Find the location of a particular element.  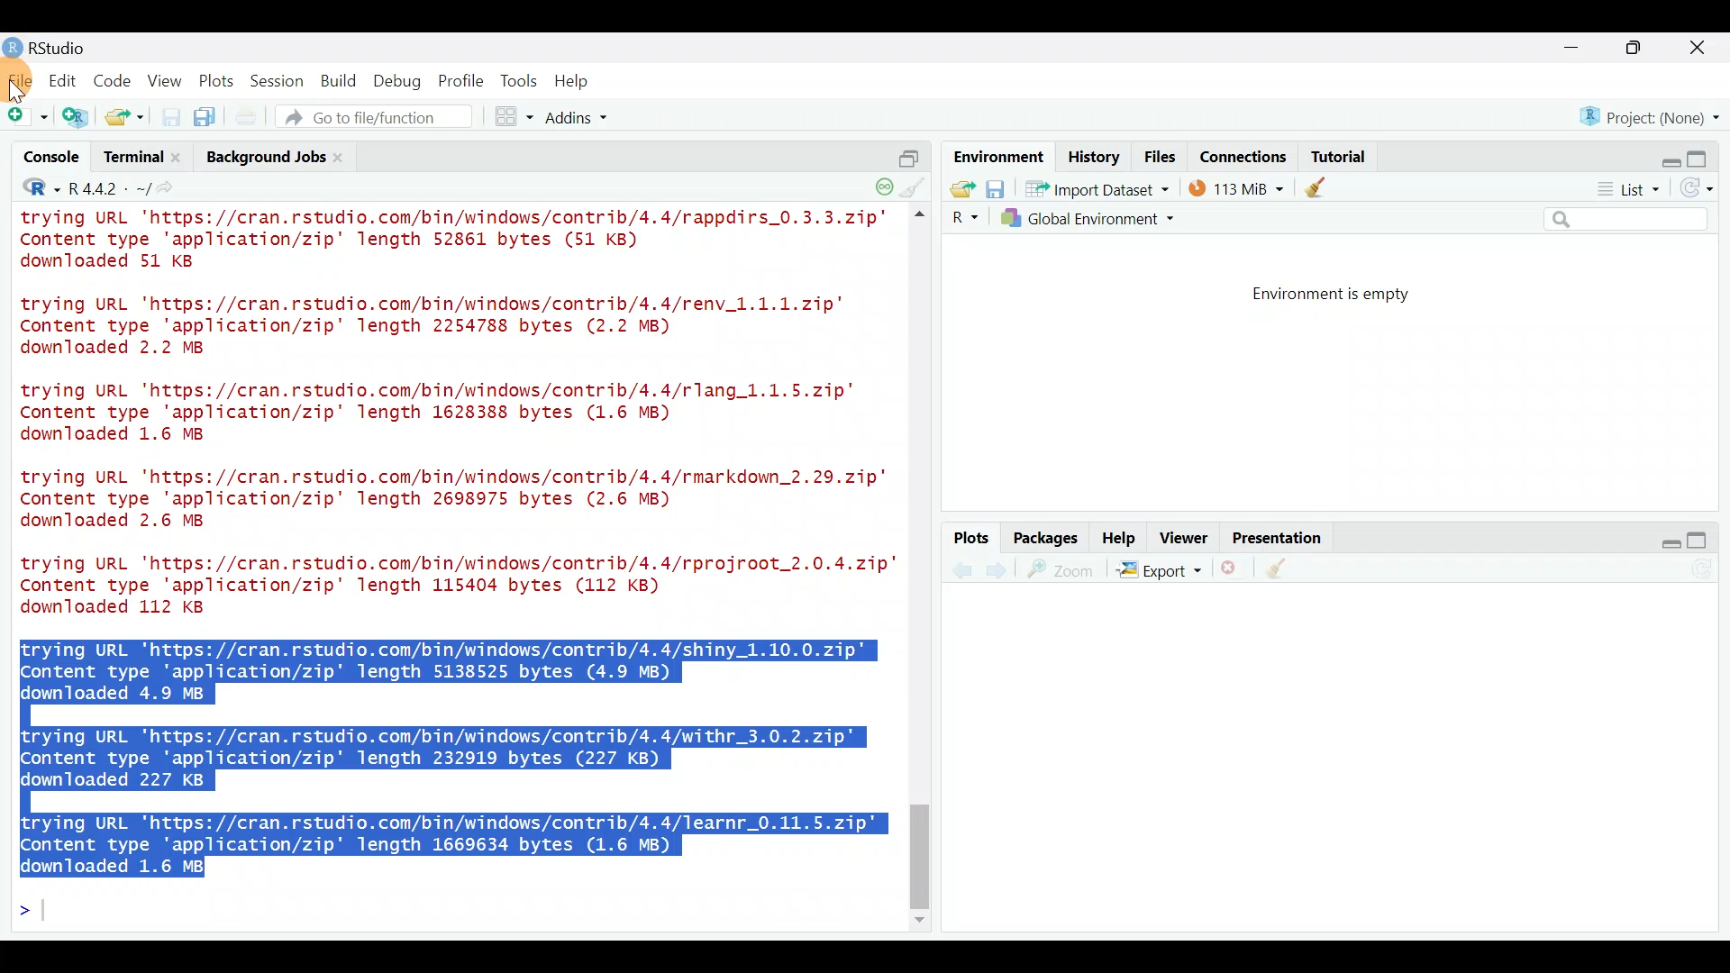

session suspend timeout paused - a child session is running is located at coordinates (883, 181).